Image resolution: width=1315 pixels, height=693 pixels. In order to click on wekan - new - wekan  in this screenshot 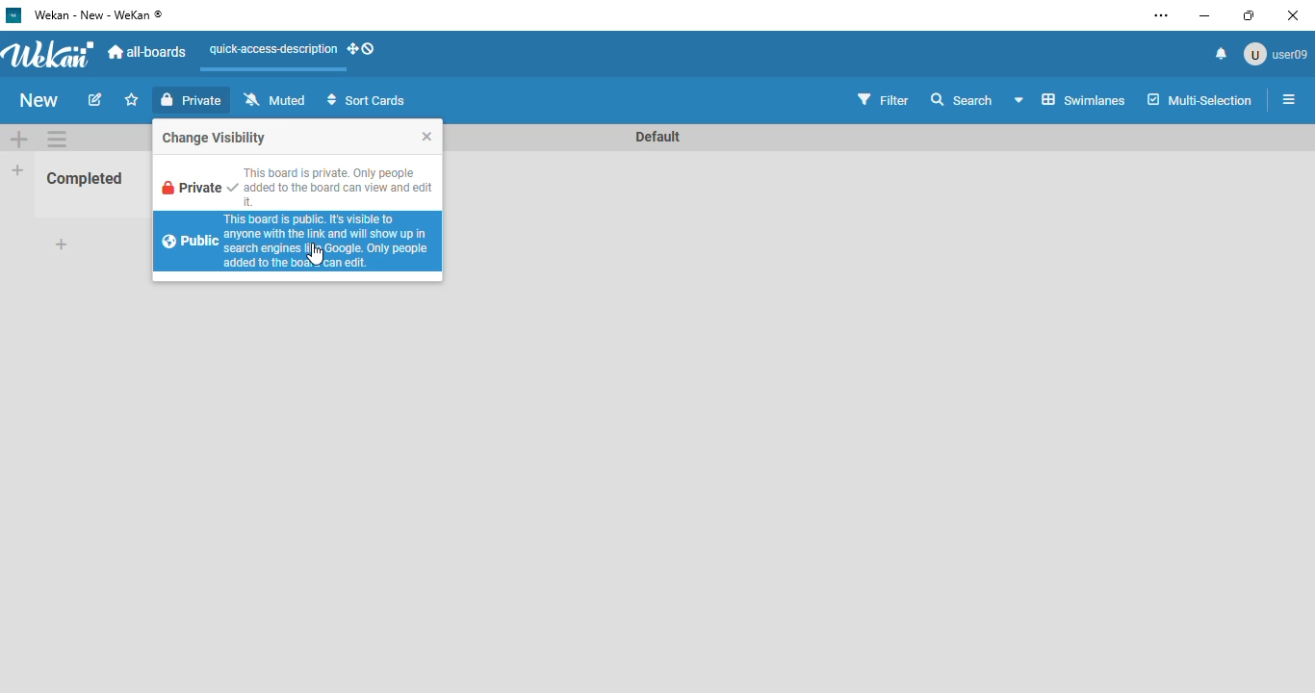, I will do `click(99, 13)`.